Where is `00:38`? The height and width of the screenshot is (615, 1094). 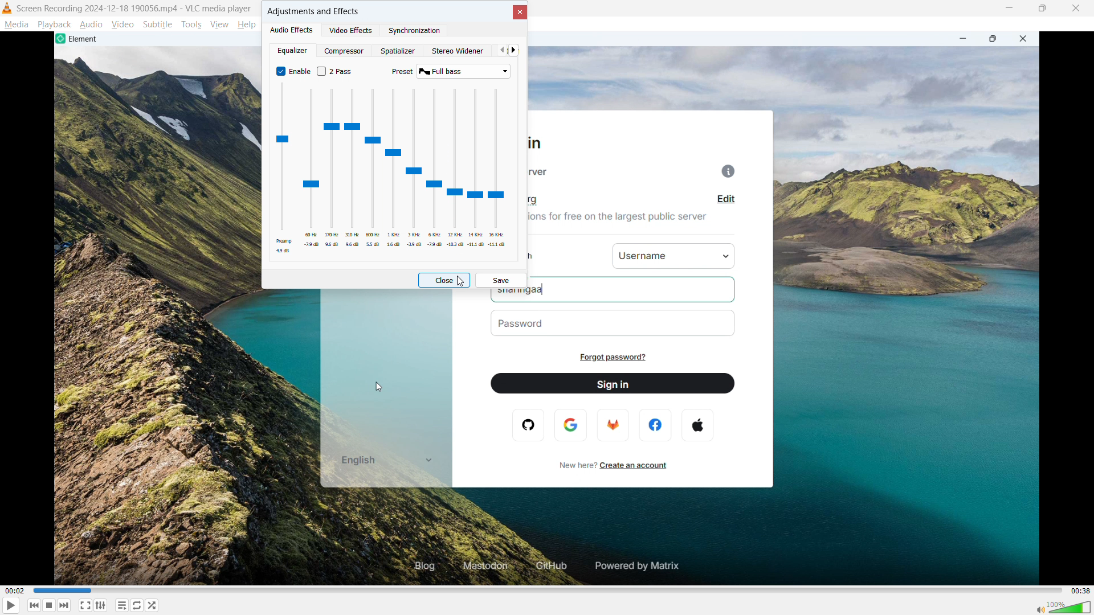 00:38 is located at coordinates (1080, 592).